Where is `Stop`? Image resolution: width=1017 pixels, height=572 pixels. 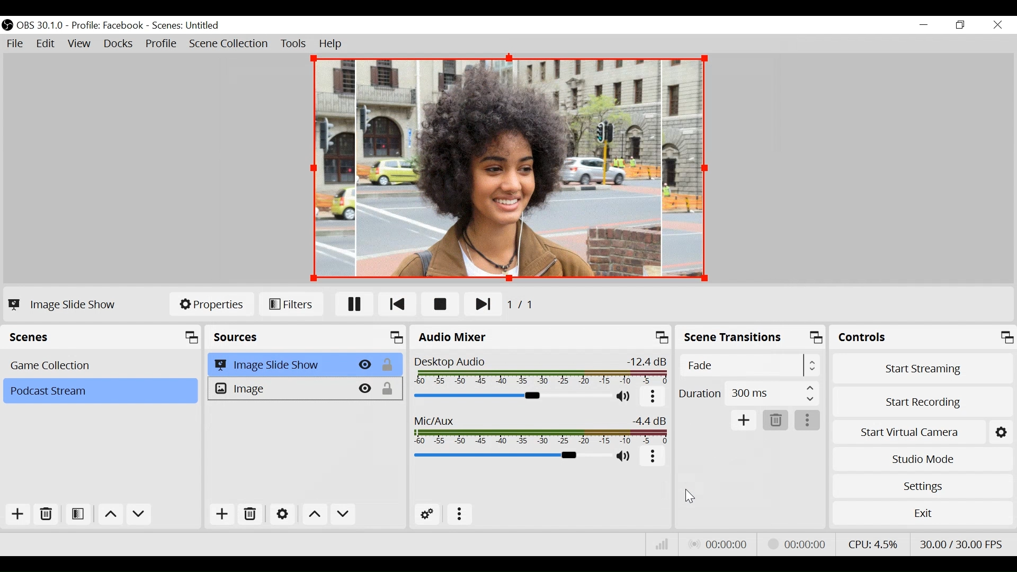
Stop is located at coordinates (441, 305).